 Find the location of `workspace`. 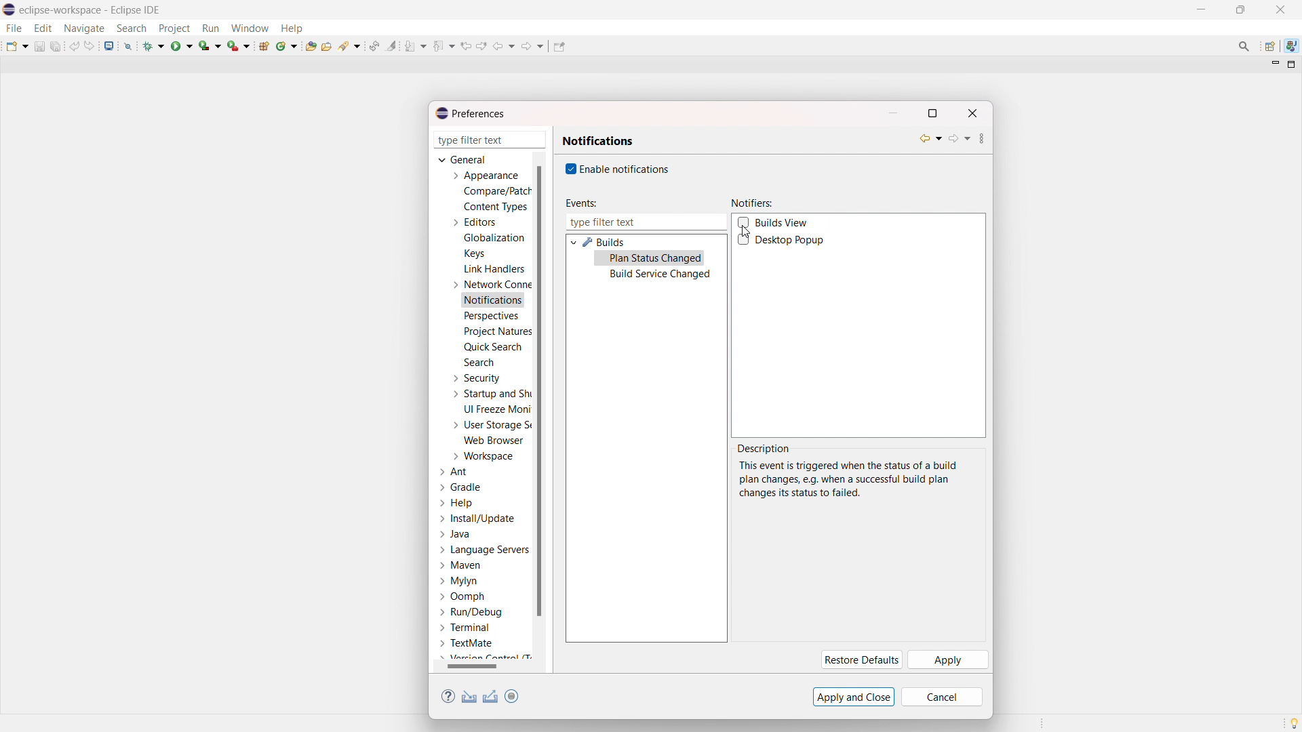

workspace is located at coordinates (482, 456).